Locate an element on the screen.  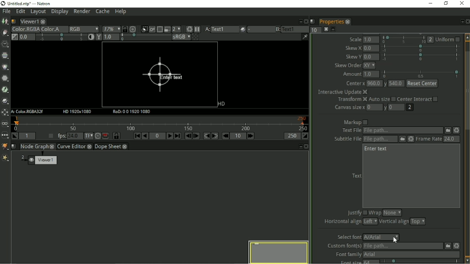
0.0 is located at coordinates (371, 48).